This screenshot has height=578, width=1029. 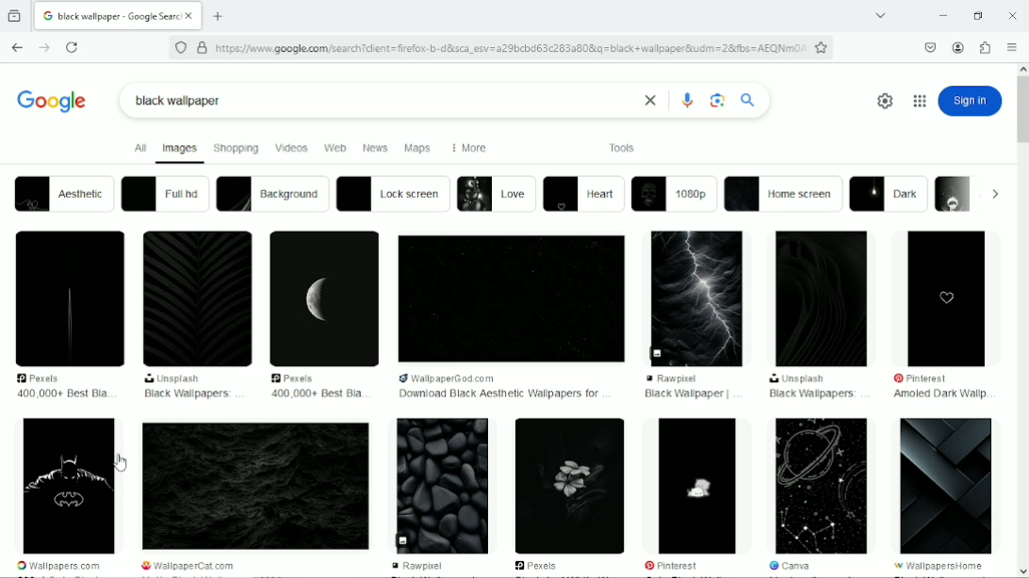 What do you see at coordinates (1022, 67) in the screenshot?
I see `scroll up` at bounding box center [1022, 67].